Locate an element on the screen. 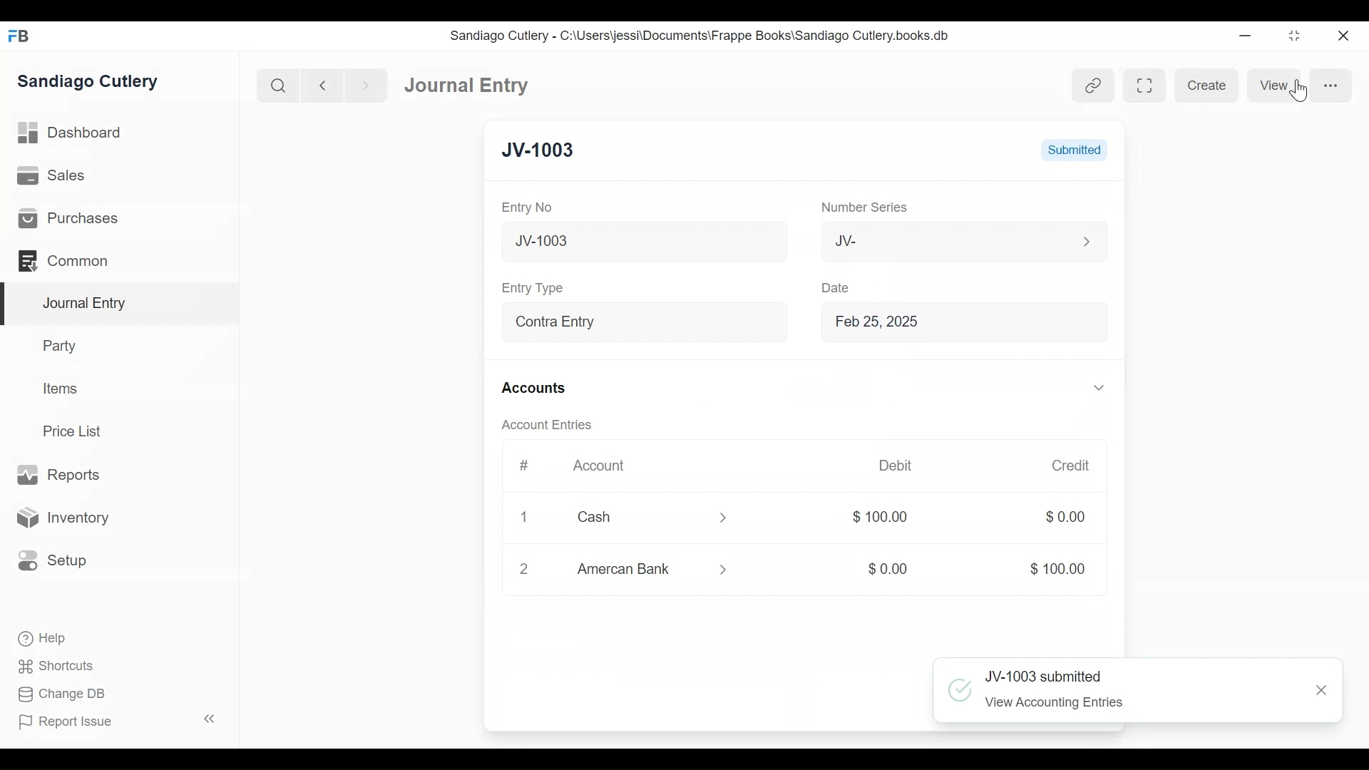 The height and width of the screenshot is (770, 1369). Setup is located at coordinates (53, 559).